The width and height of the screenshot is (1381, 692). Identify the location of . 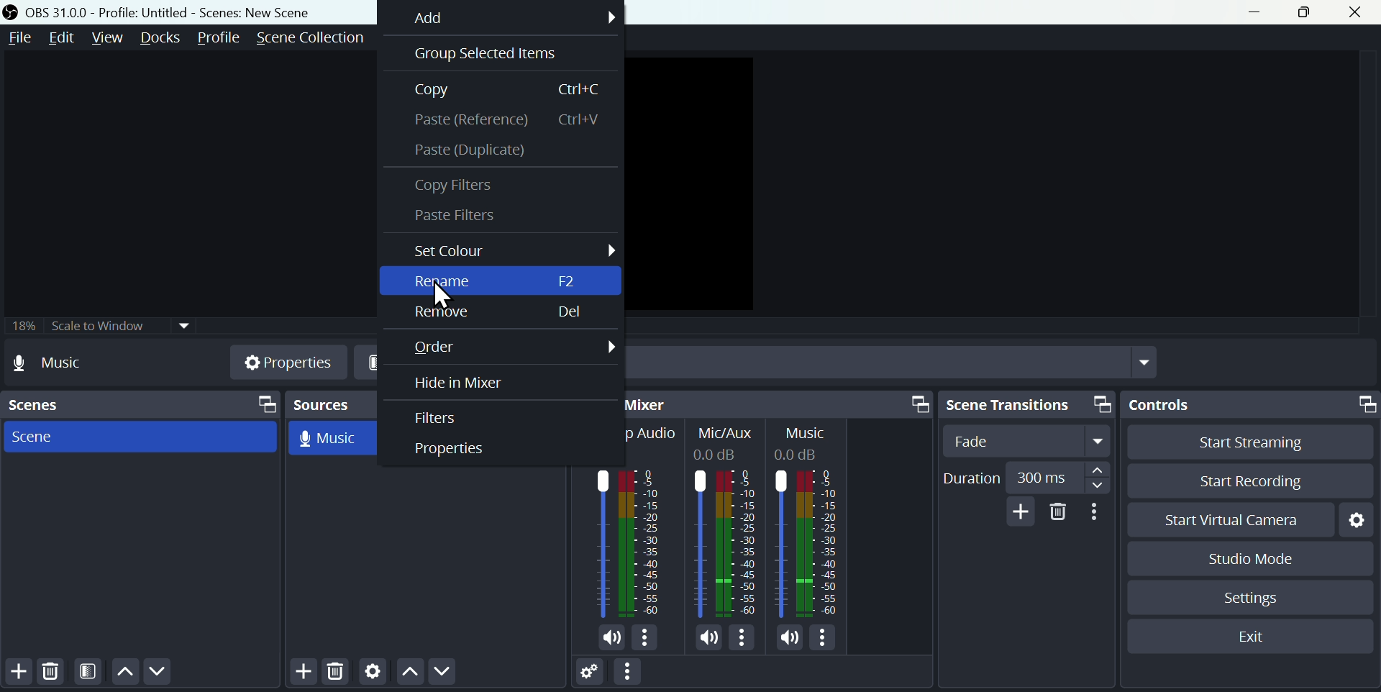
(804, 432).